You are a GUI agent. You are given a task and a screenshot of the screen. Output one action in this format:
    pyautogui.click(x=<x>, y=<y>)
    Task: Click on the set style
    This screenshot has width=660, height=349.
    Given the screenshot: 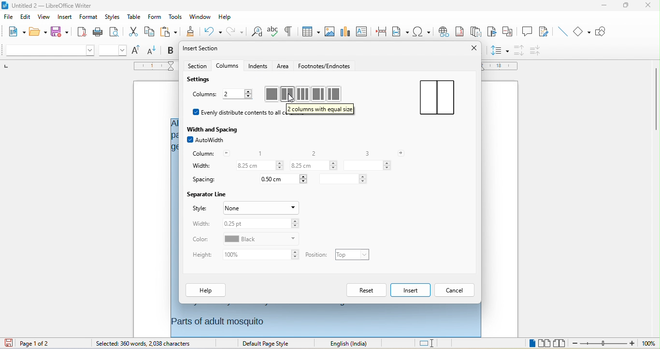 What is the action you would take?
    pyautogui.click(x=261, y=207)
    